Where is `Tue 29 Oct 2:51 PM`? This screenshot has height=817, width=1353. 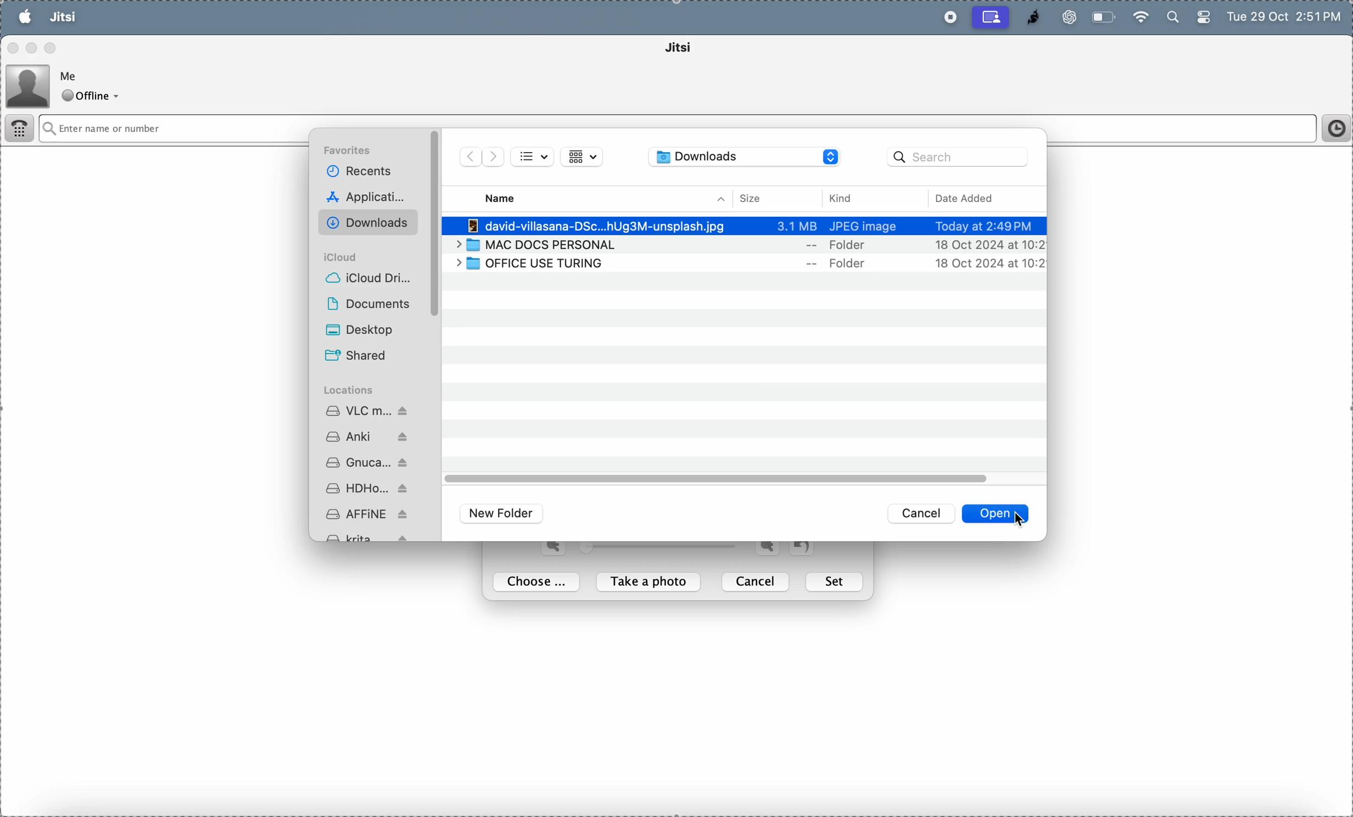 Tue 29 Oct 2:51 PM is located at coordinates (1286, 18).